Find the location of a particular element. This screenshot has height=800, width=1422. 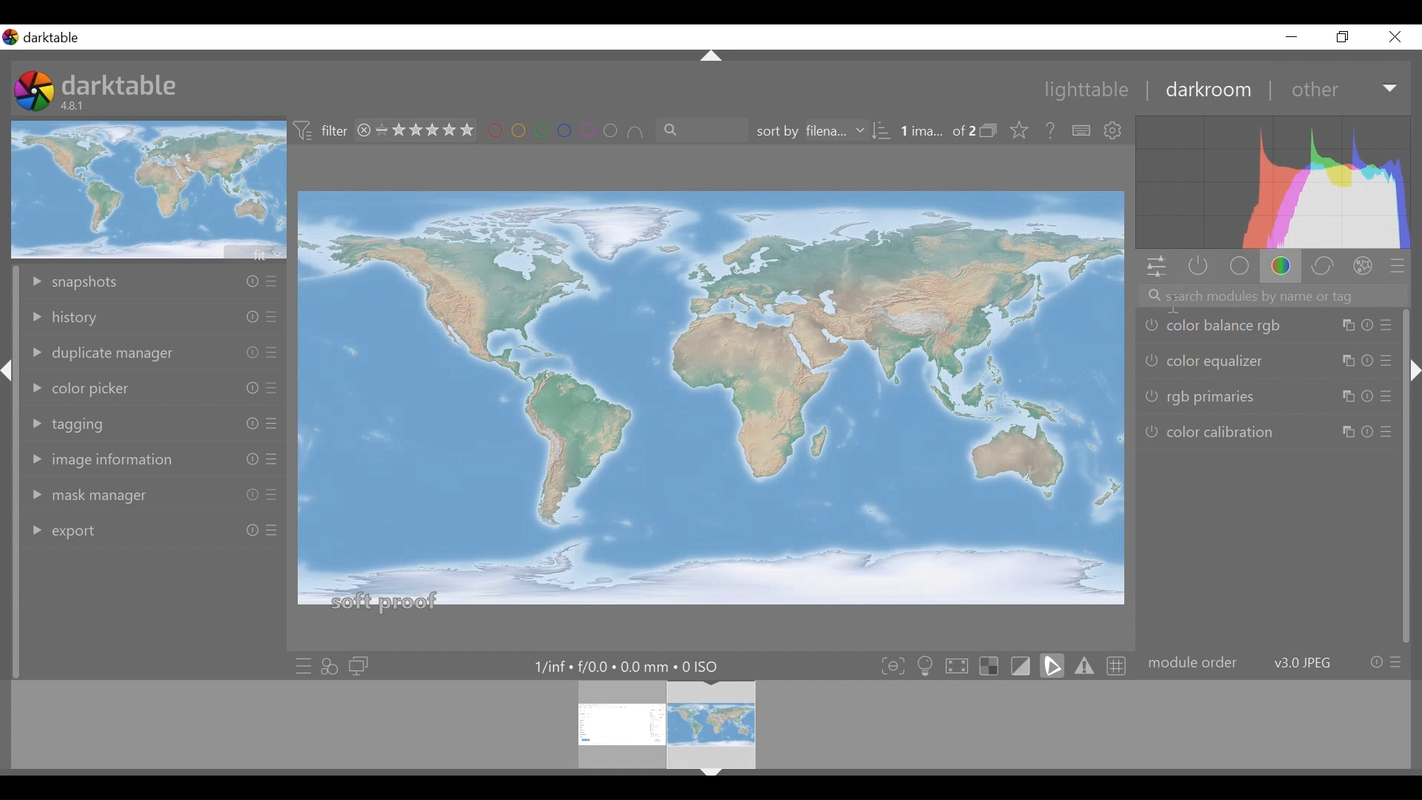

 is located at coordinates (1355, 361).